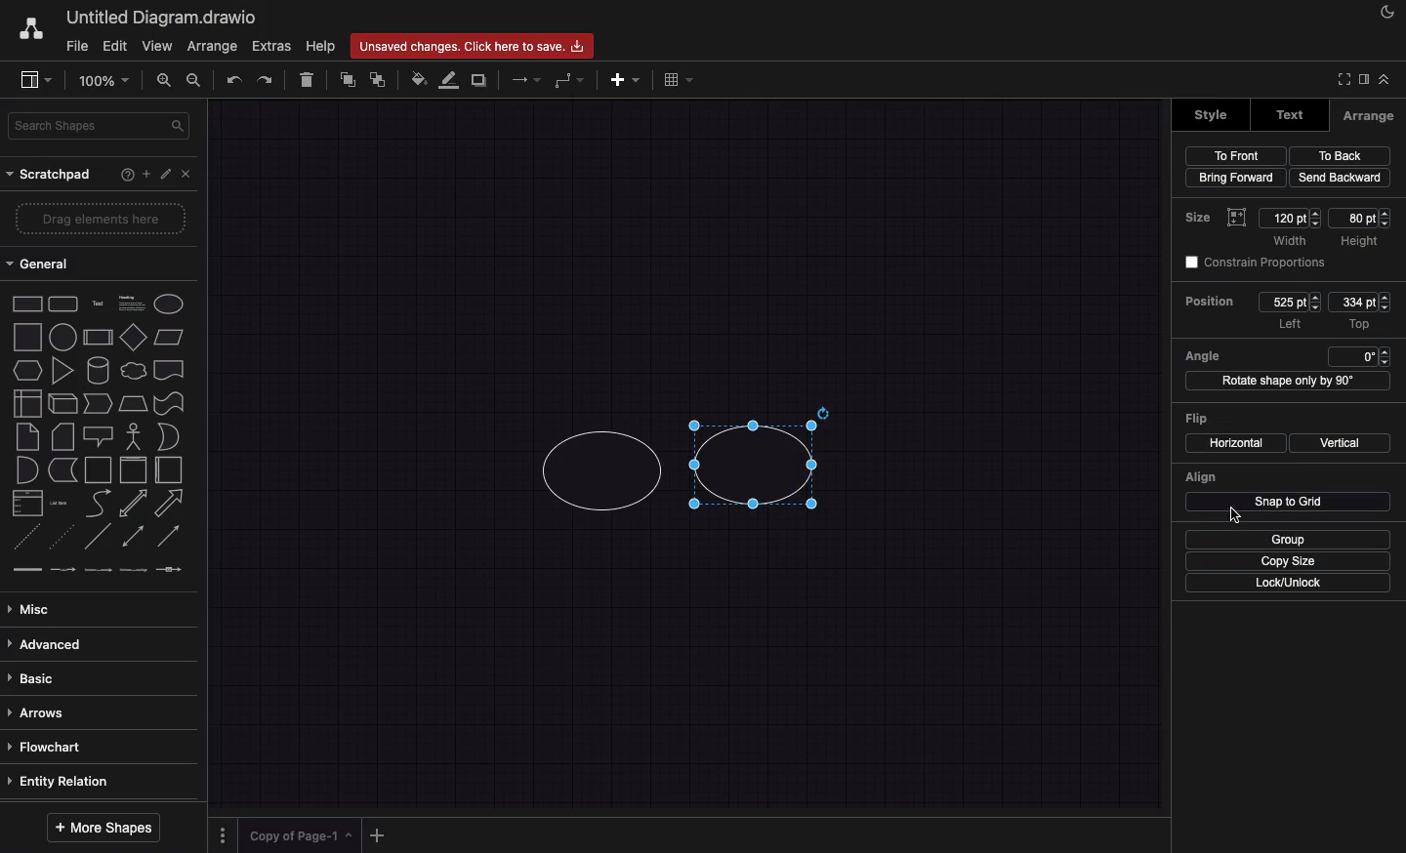 The width and height of the screenshot is (1406, 853). Describe the element at coordinates (1291, 114) in the screenshot. I see `text` at that location.